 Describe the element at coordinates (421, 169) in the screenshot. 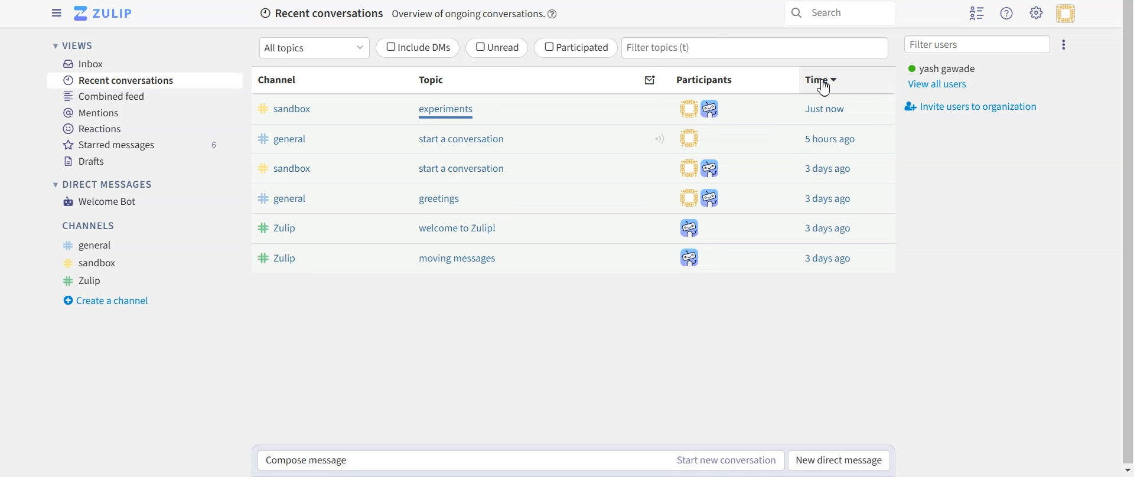

I see `sandbox start a conversation` at that location.